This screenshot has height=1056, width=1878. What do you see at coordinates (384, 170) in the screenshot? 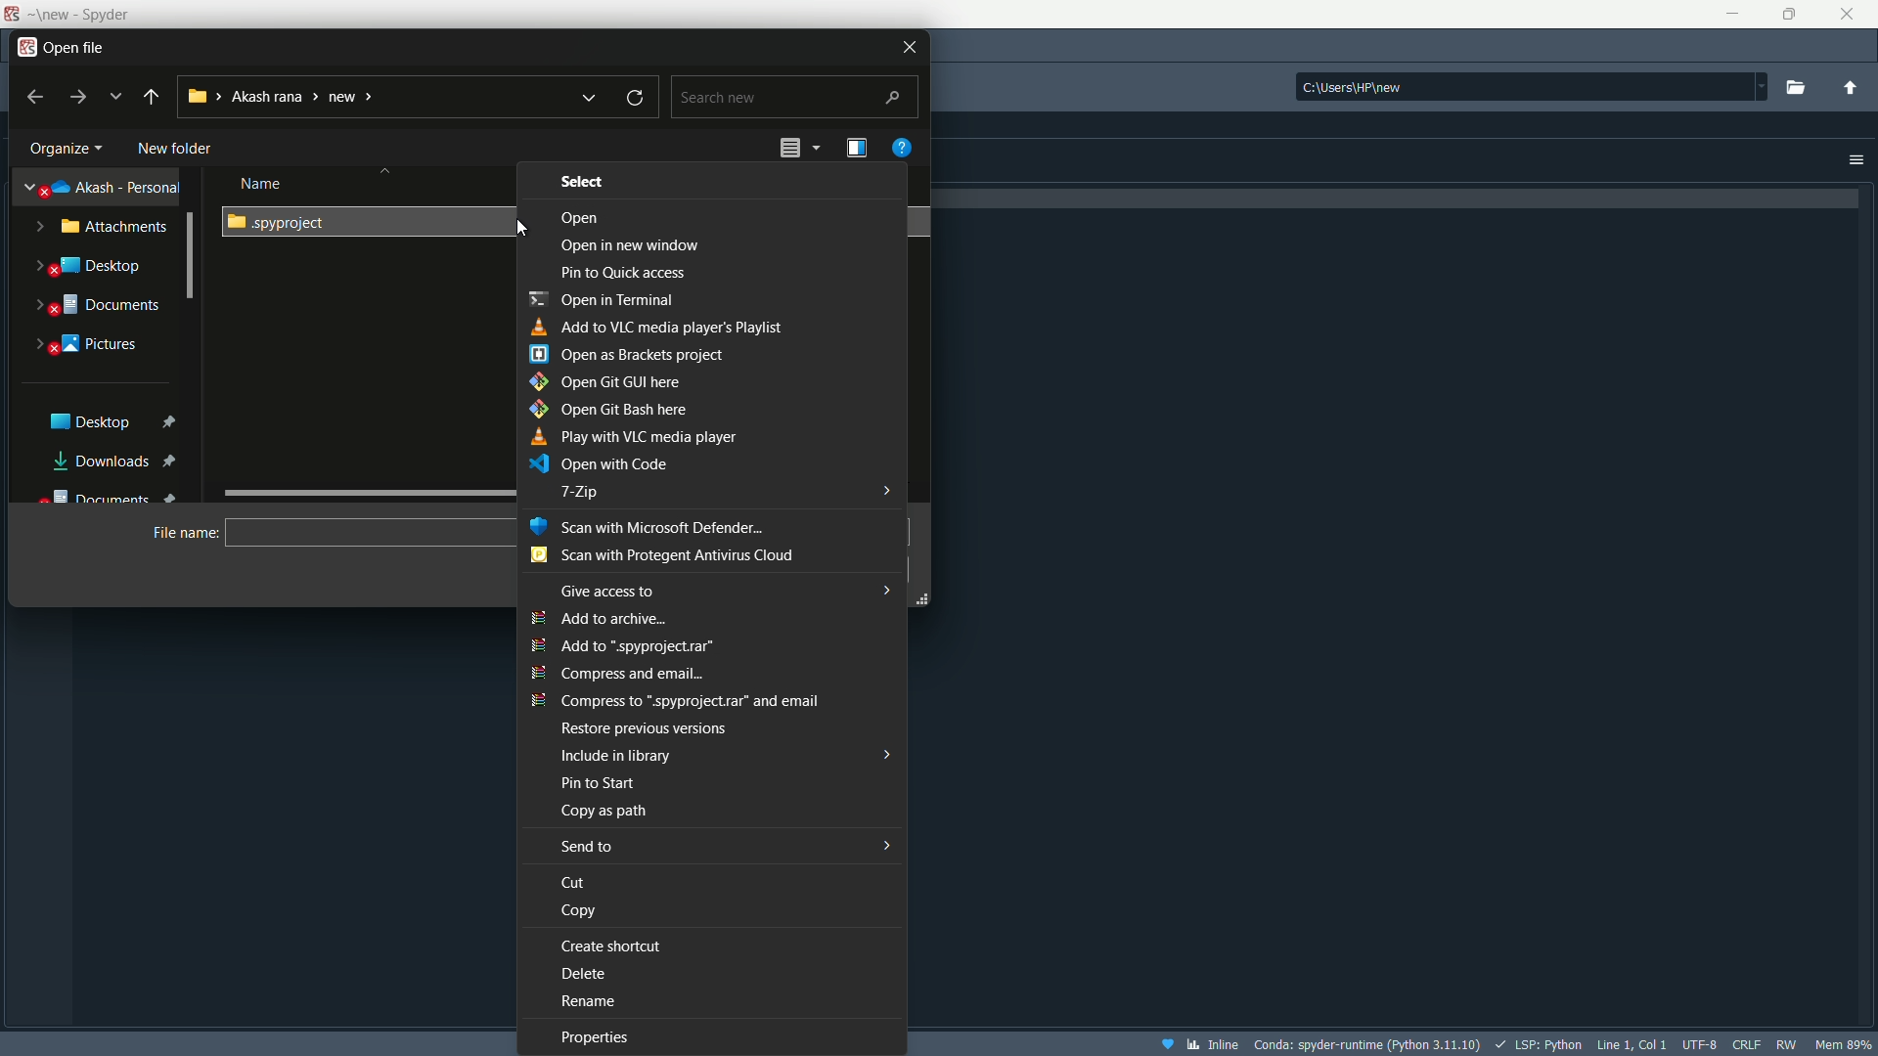
I see `Sort button` at bounding box center [384, 170].